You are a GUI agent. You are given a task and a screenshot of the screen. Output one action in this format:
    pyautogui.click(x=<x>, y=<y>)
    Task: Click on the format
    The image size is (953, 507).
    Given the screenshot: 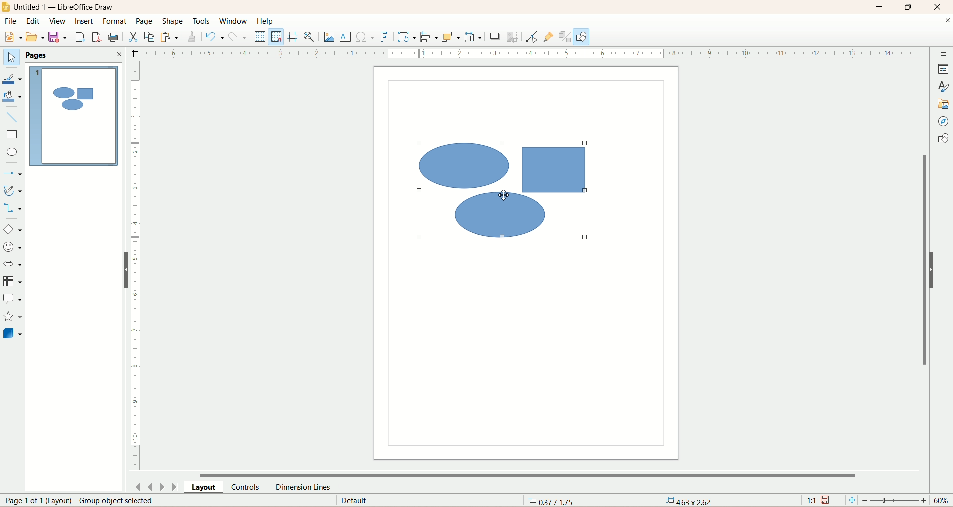 What is the action you would take?
    pyautogui.click(x=116, y=22)
    